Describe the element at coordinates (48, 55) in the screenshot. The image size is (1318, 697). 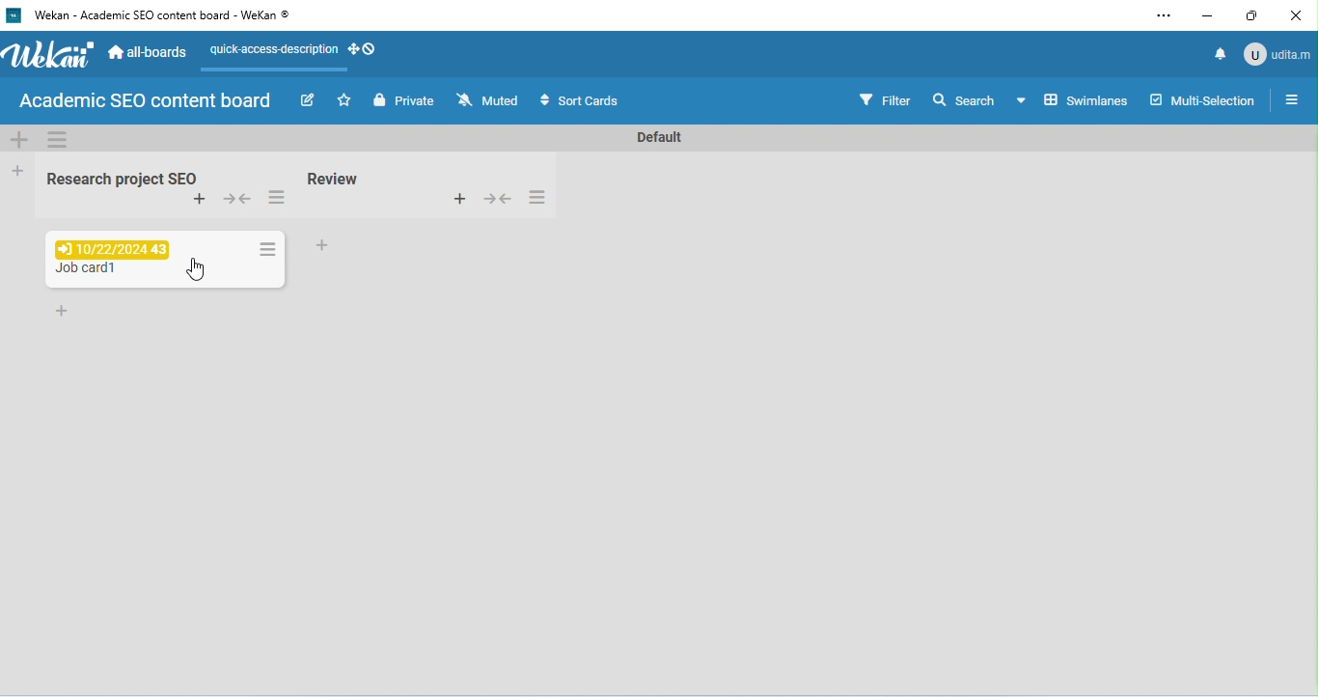
I see `WeKan` at that location.